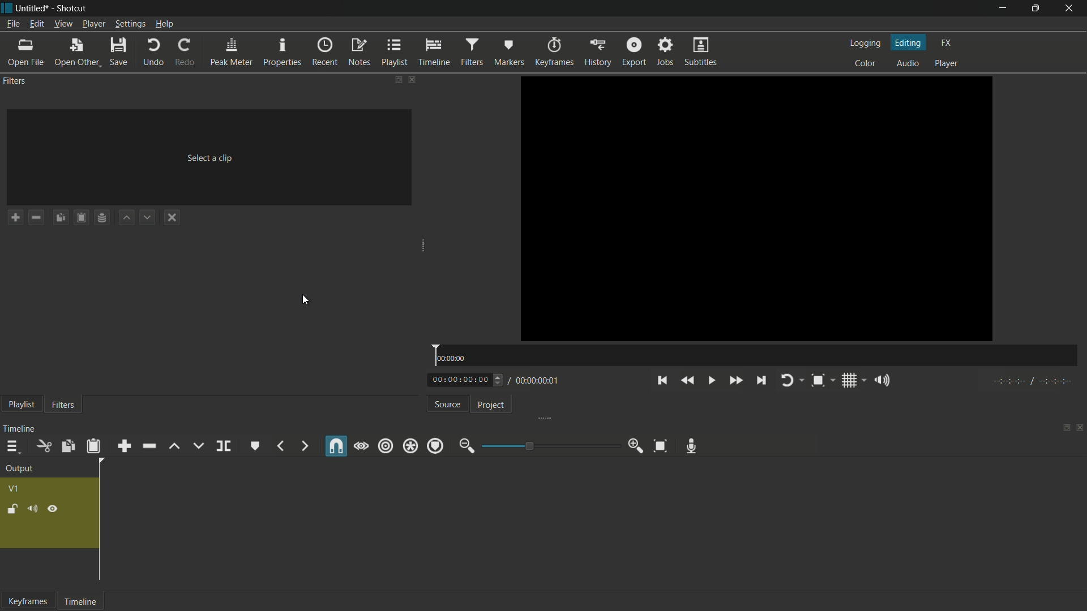  I want to click on Forward, so click(302, 446).